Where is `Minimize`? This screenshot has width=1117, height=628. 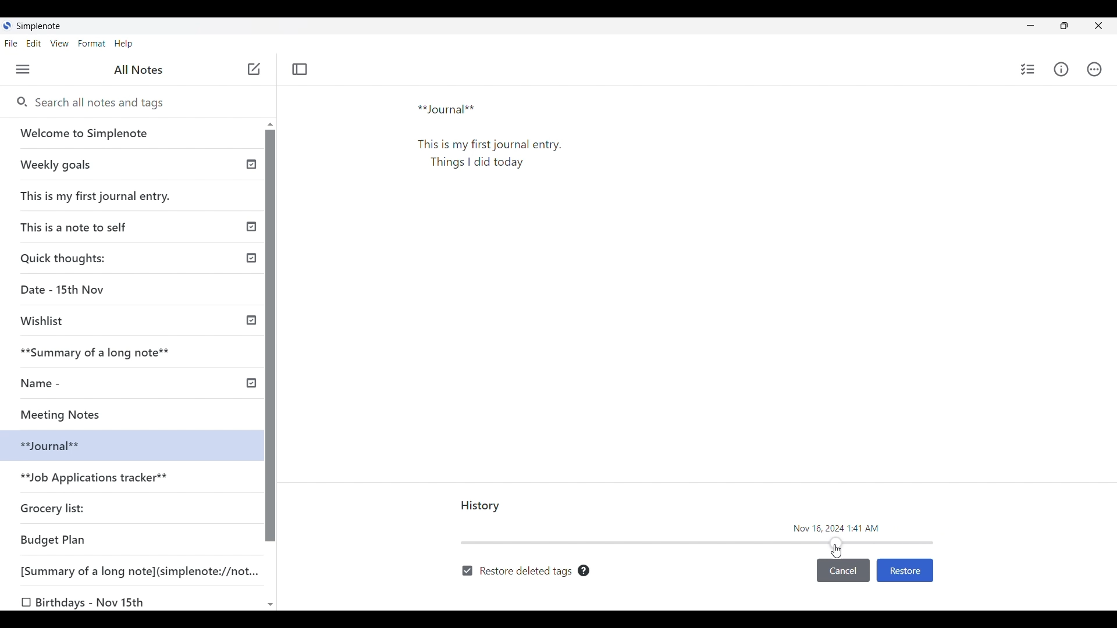
Minimize is located at coordinates (1030, 25).